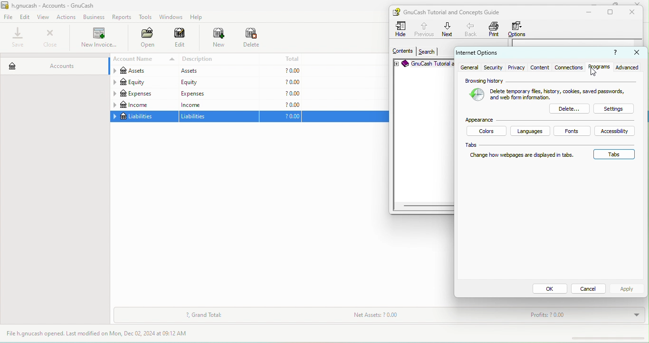 Image resolution: width=649 pixels, height=343 pixels. What do you see at coordinates (45, 17) in the screenshot?
I see `view` at bounding box center [45, 17].